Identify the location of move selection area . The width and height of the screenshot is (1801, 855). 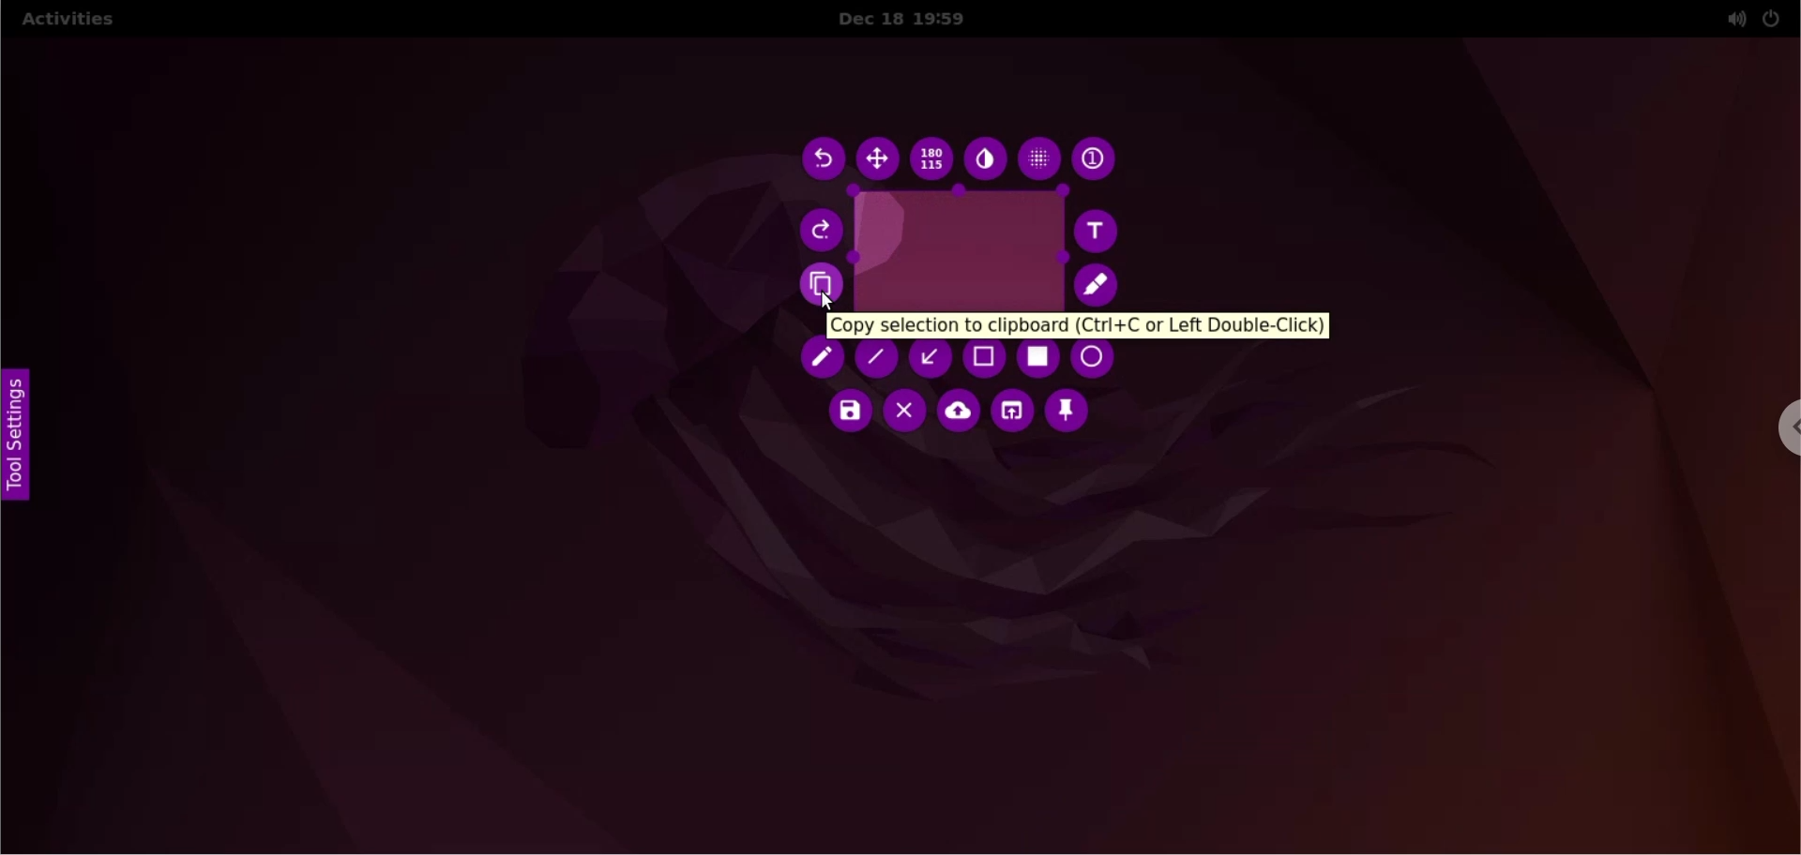
(882, 161).